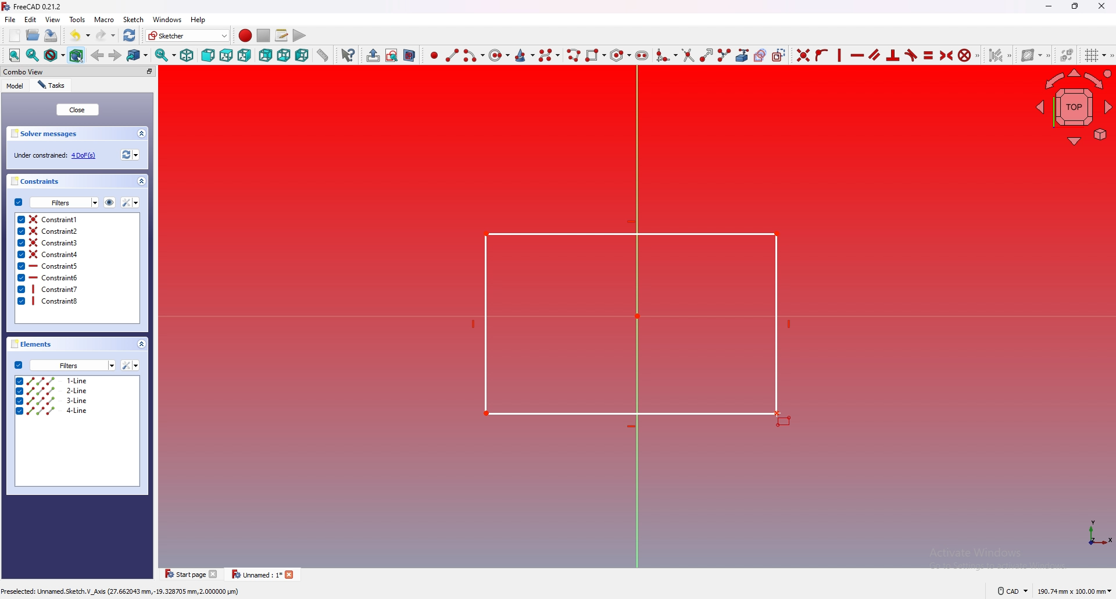 This screenshot has height=599, width=1116. What do you see at coordinates (244, 55) in the screenshot?
I see `right` at bounding box center [244, 55].